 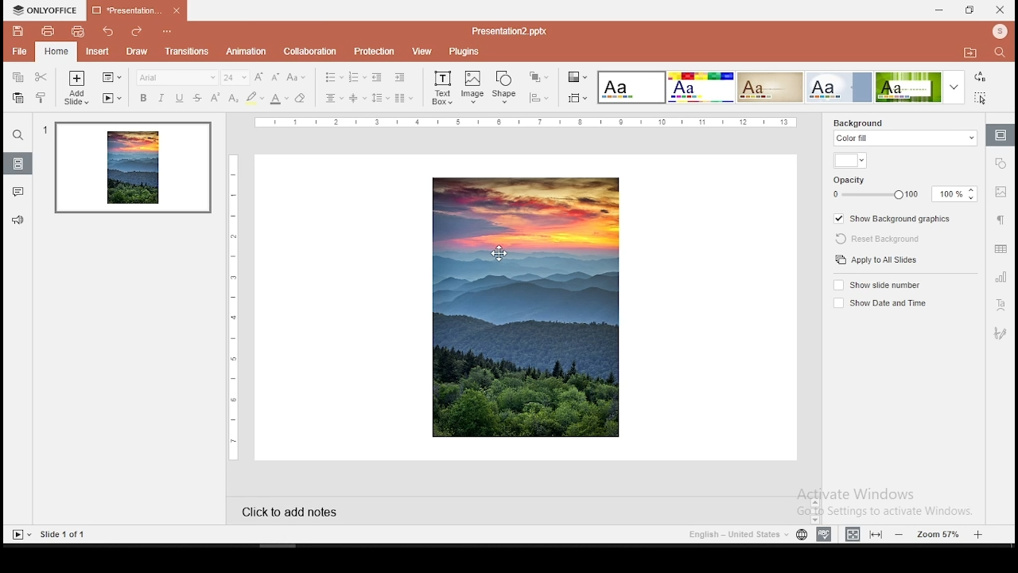 I want to click on , so click(x=1000, y=332).